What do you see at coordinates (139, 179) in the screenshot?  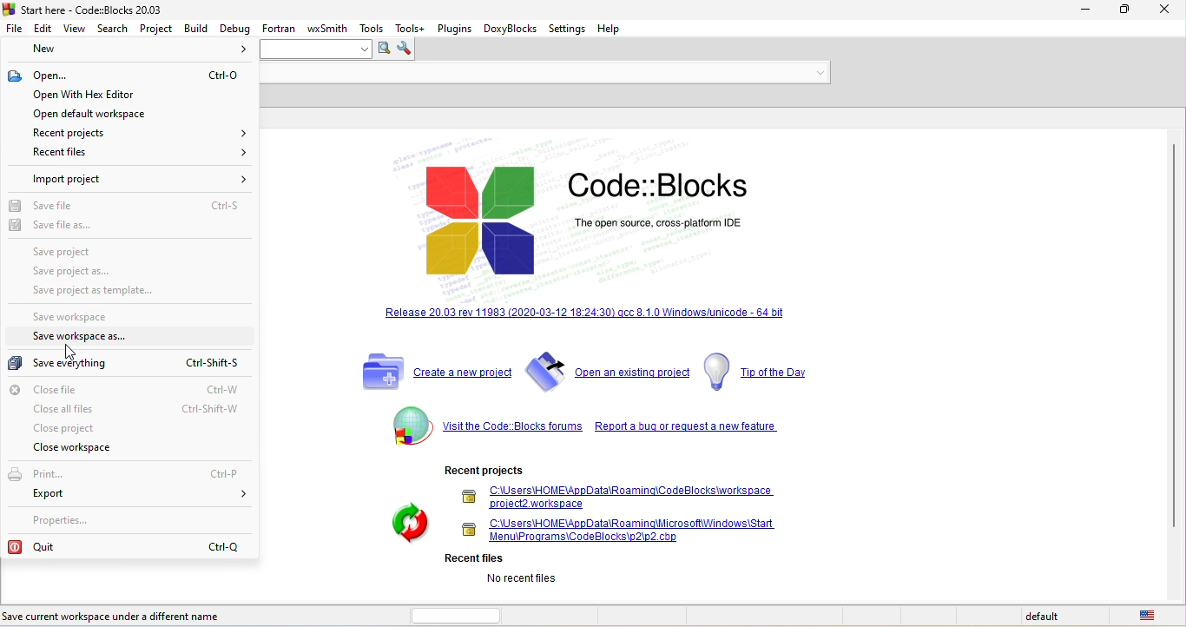 I see `import project` at bounding box center [139, 179].